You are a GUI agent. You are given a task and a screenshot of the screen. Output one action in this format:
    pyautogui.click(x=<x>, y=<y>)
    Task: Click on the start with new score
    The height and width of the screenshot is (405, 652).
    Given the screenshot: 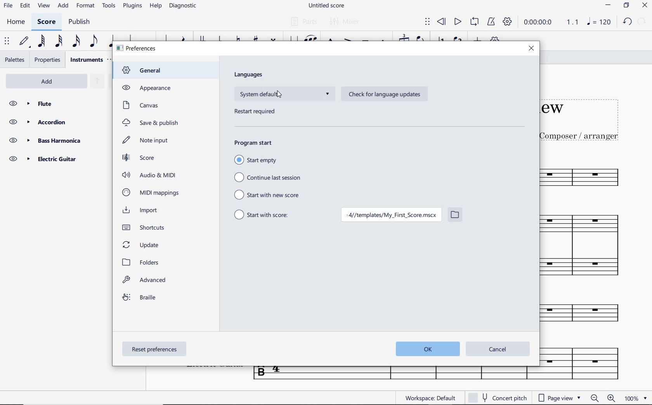 What is the action you would take?
    pyautogui.click(x=270, y=194)
    